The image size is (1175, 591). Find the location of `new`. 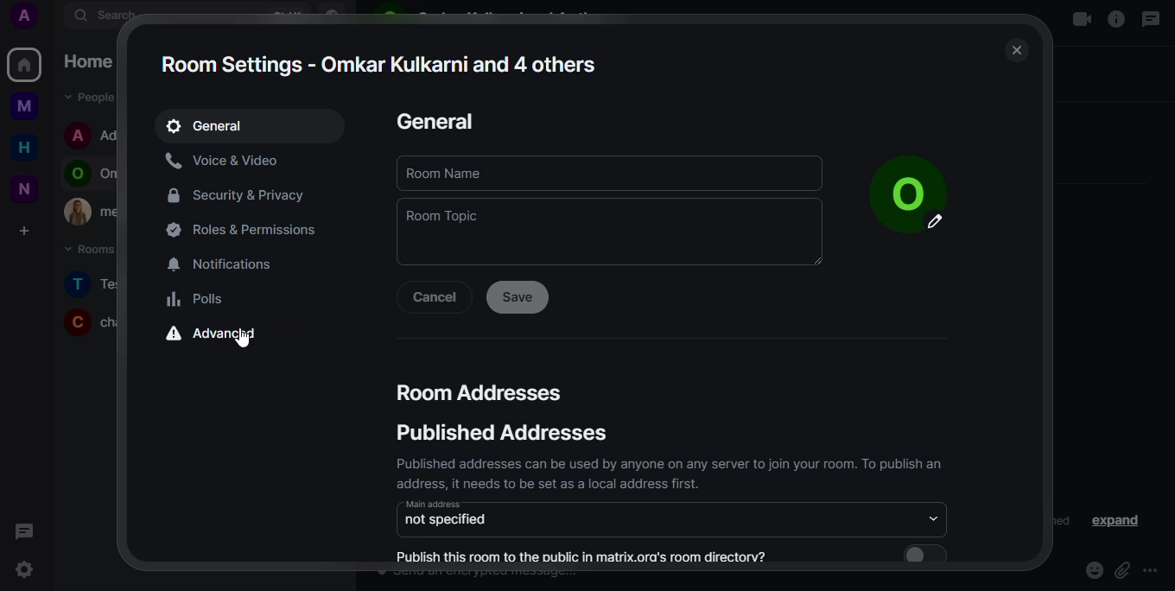

new is located at coordinates (25, 187).